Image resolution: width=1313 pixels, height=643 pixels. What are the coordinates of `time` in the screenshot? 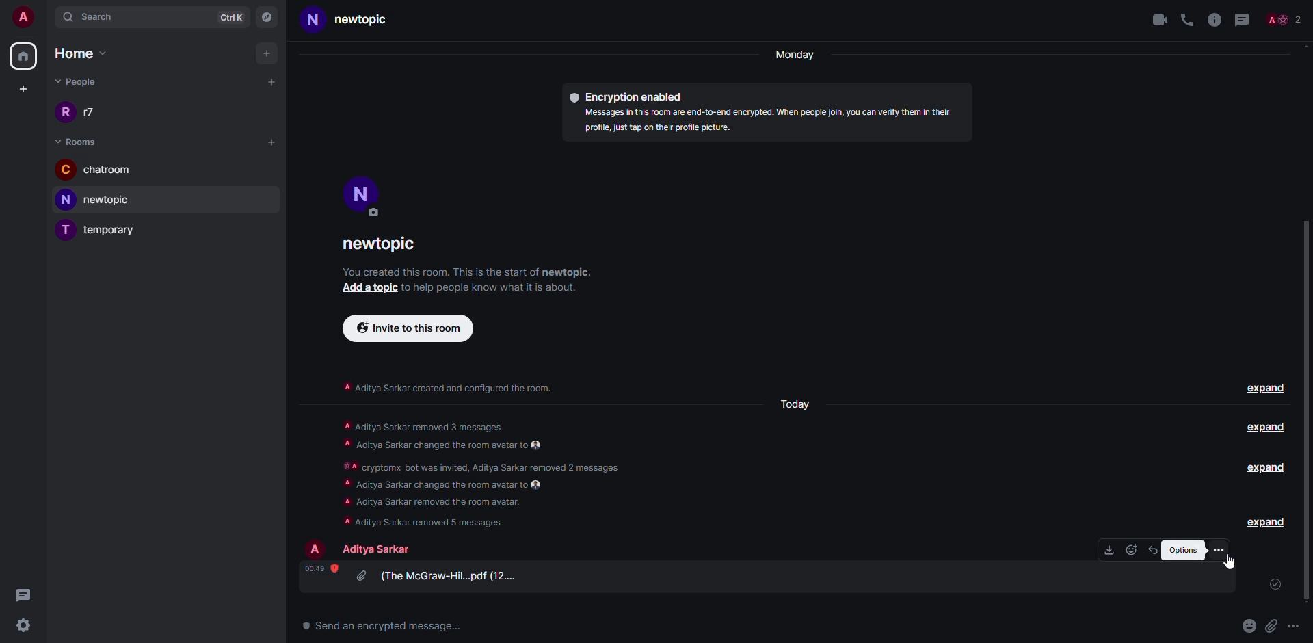 It's located at (317, 568).